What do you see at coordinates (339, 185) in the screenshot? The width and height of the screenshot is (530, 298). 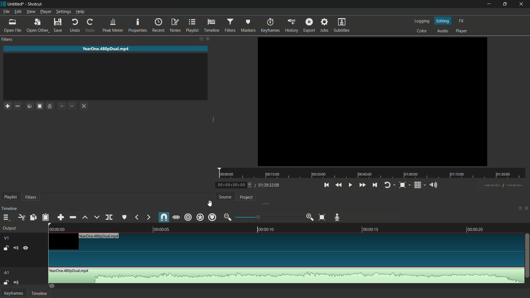 I see `quickly play backward` at bounding box center [339, 185].